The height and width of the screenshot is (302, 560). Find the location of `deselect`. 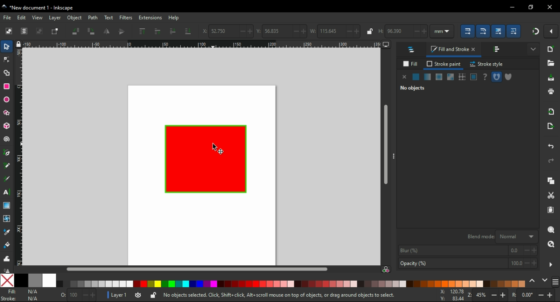

deselect is located at coordinates (39, 31).